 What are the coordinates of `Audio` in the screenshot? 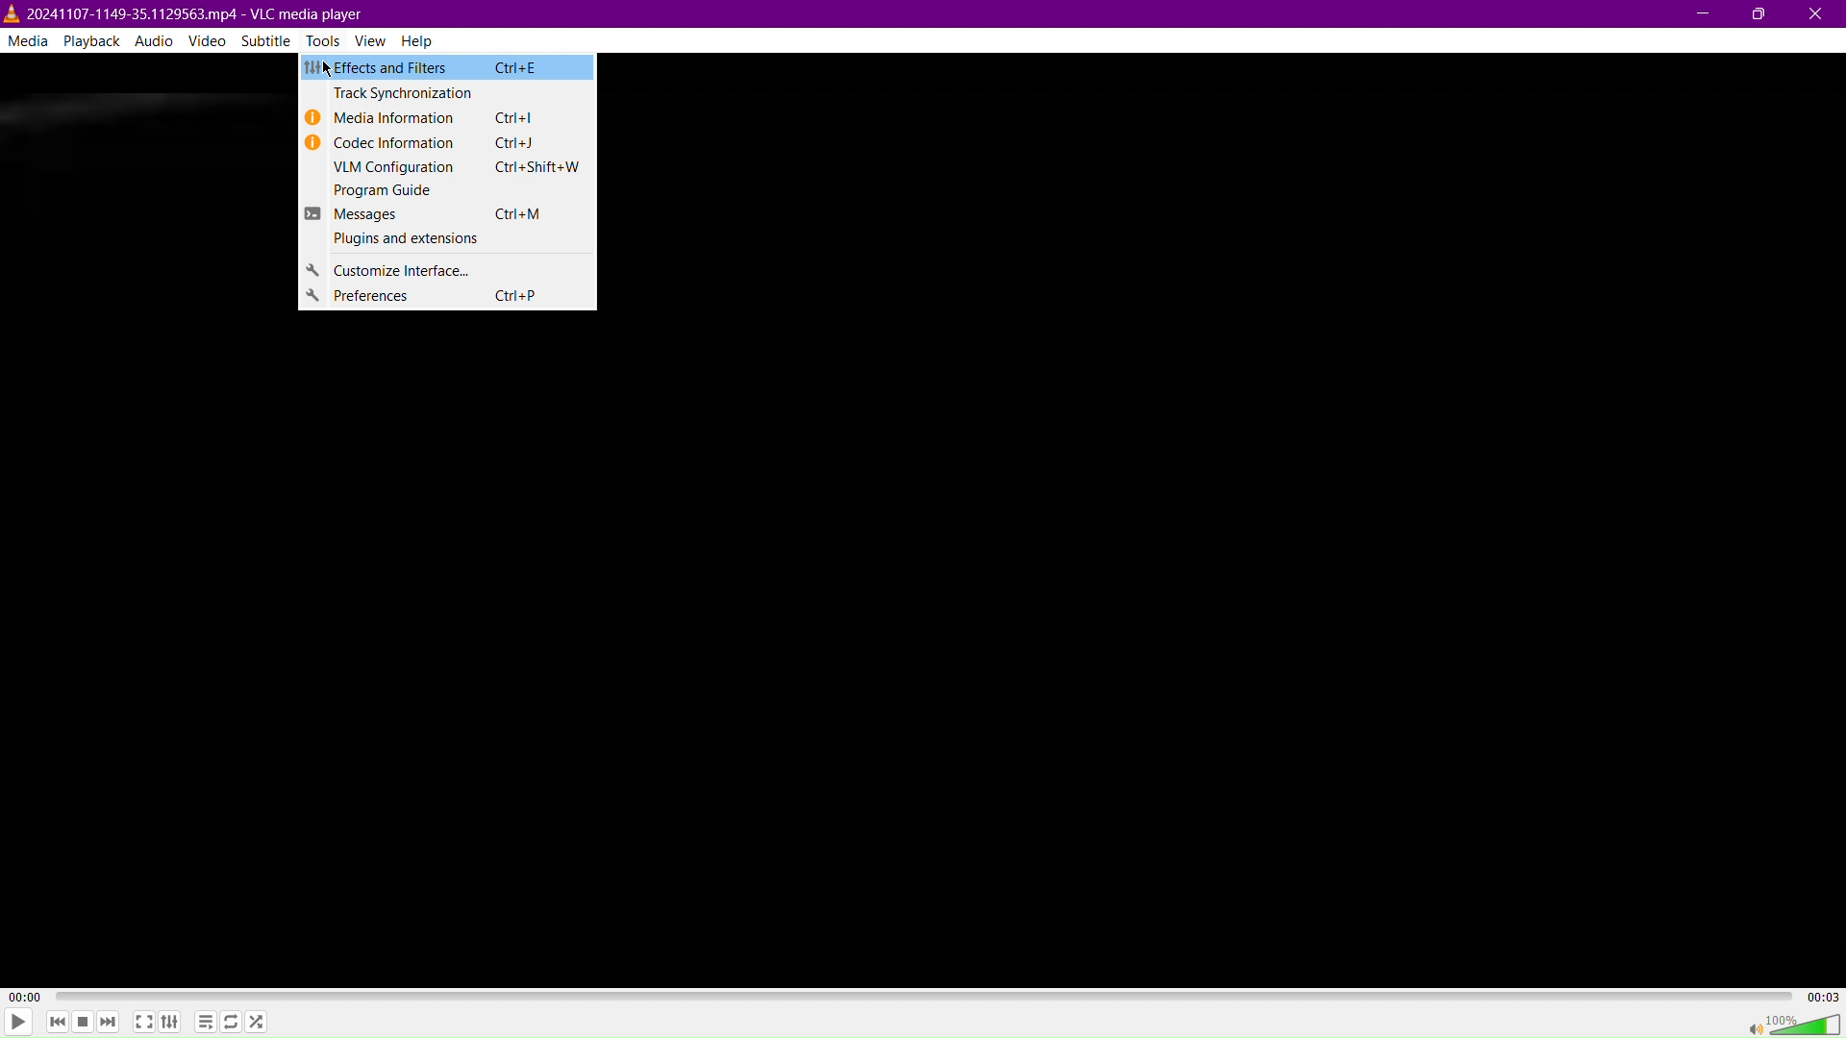 It's located at (154, 40).